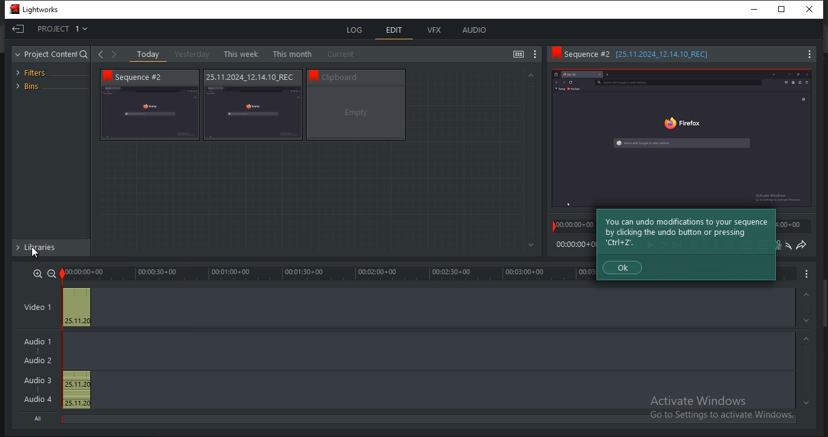 This screenshot has height=437, width=828. Describe the element at coordinates (147, 77) in the screenshot. I see `Sequence # 2` at that location.